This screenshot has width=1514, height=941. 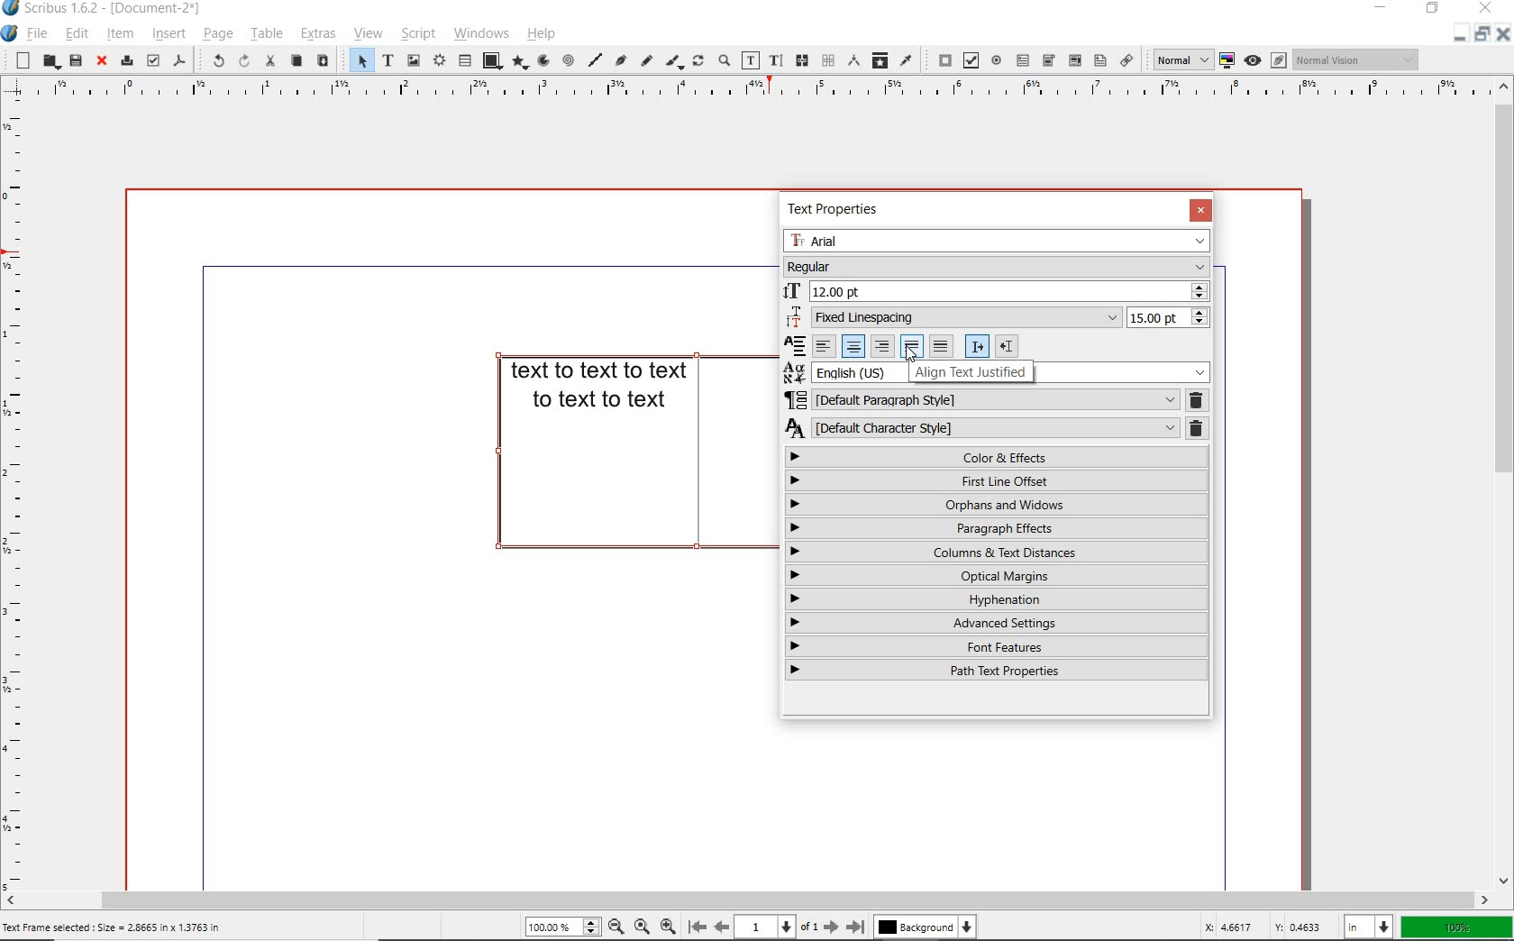 What do you see at coordinates (924, 927) in the screenshot?
I see `background ` at bounding box center [924, 927].